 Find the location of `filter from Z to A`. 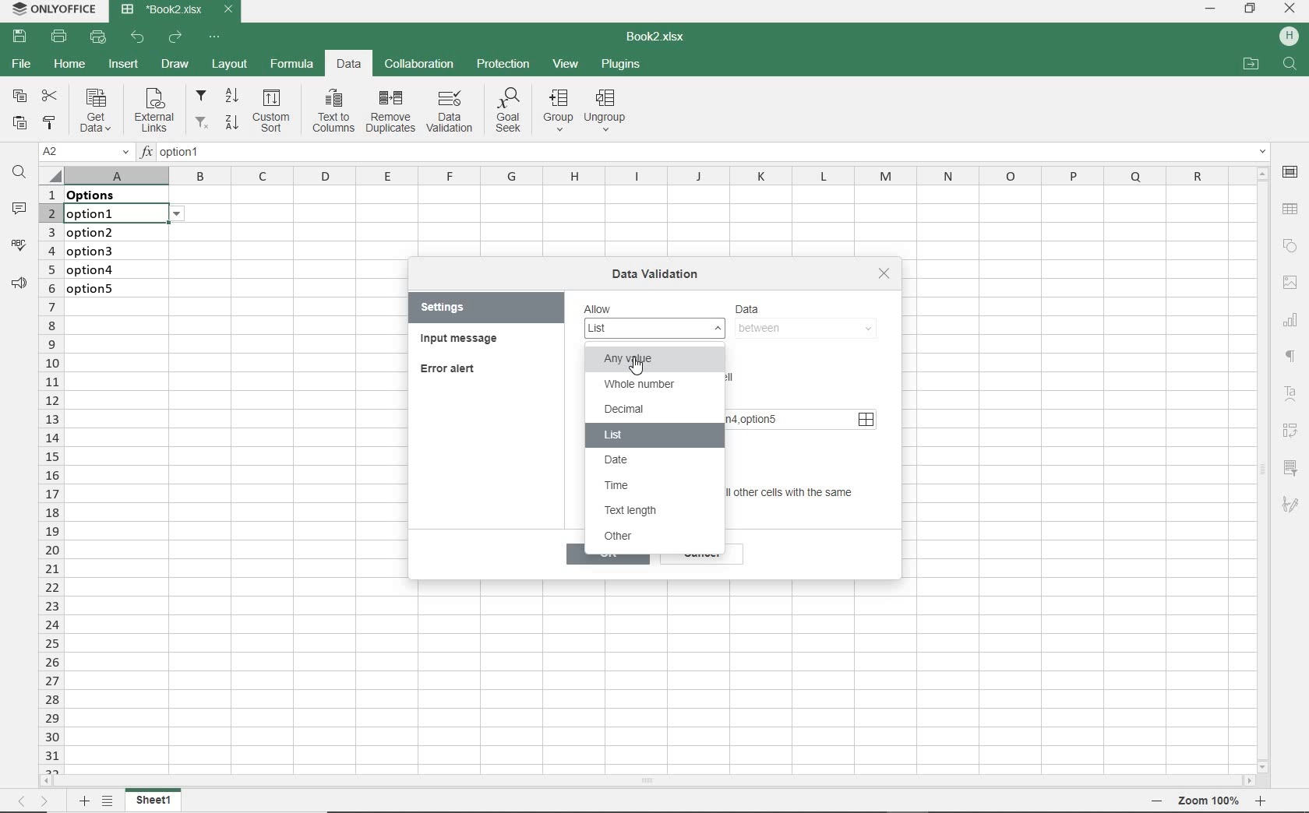

filter from Z to A is located at coordinates (217, 121).